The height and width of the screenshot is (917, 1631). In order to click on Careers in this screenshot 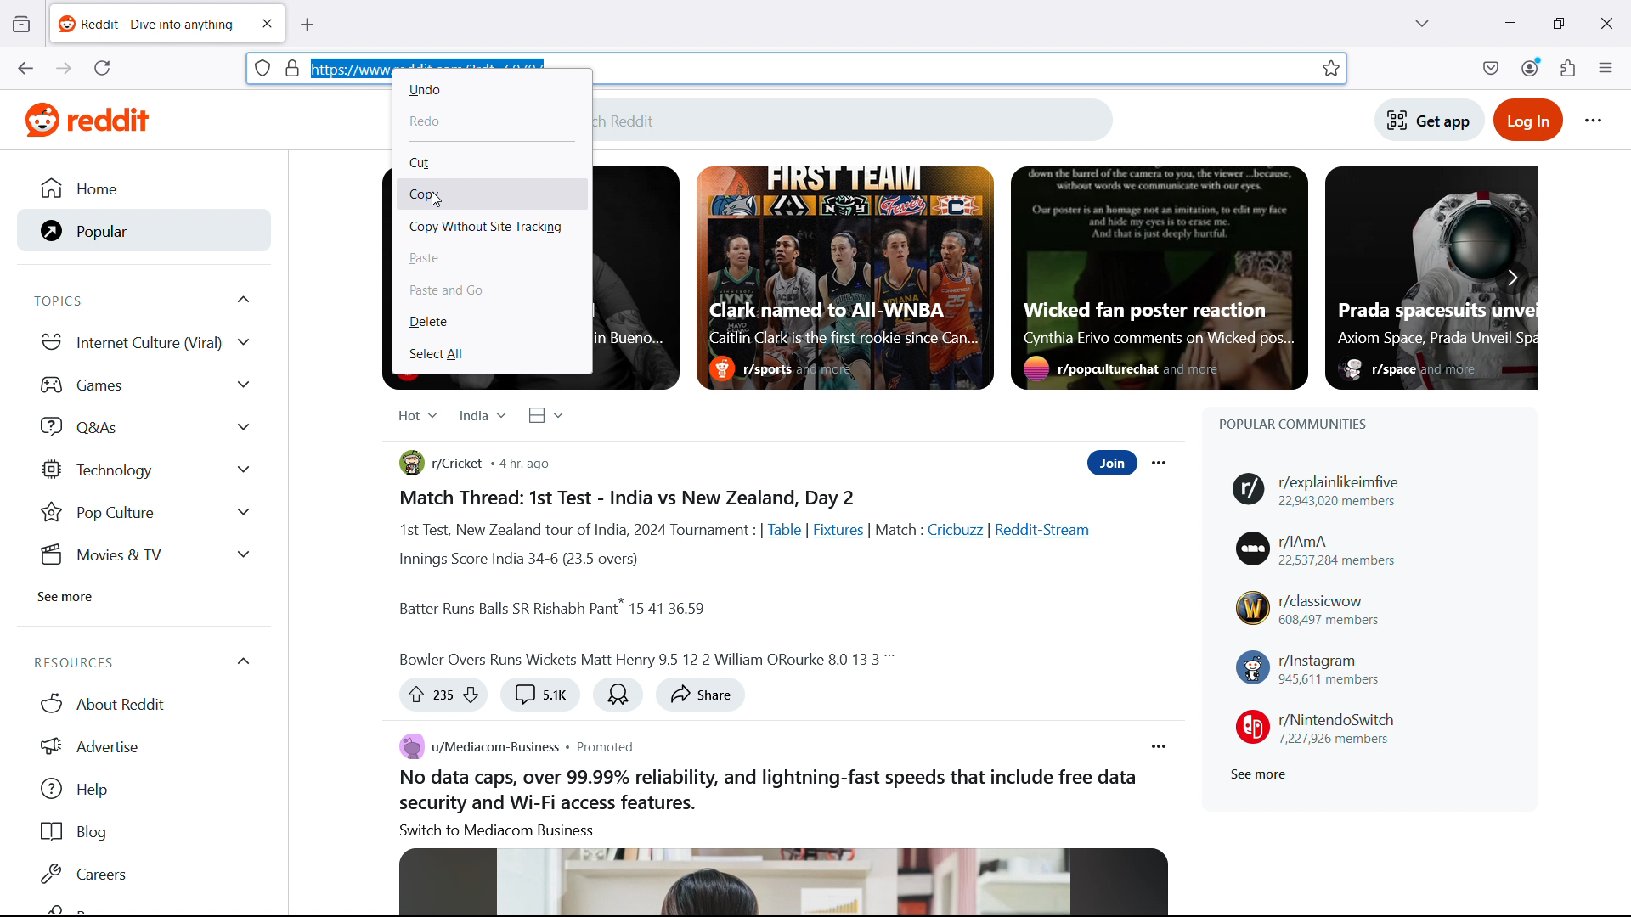, I will do `click(141, 875)`.